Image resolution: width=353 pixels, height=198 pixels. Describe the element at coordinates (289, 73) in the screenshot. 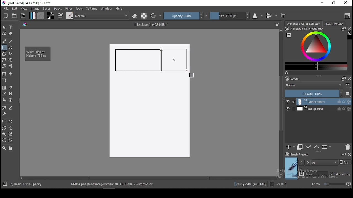

I see `Refresh` at that location.